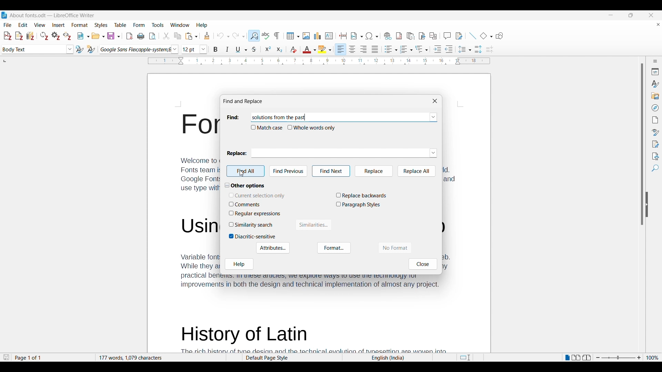 This screenshot has height=372, width=662. I want to click on Insert text box, so click(329, 36).